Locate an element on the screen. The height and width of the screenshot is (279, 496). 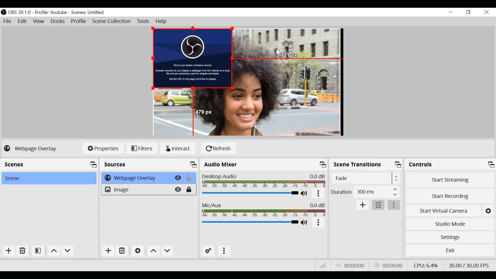
(un)mute is located at coordinates (305, 194).